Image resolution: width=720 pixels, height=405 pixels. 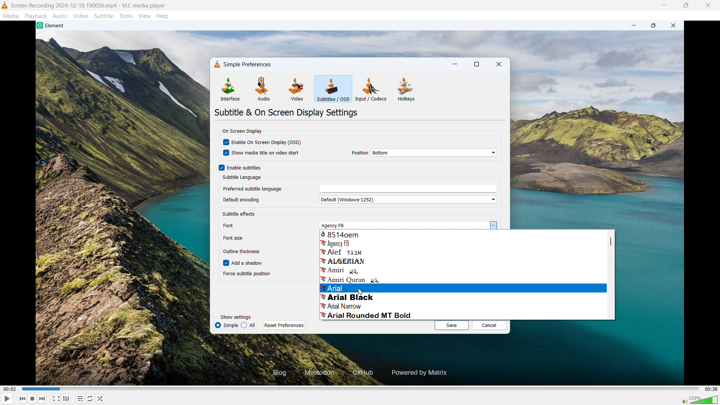 What do you see at coordinates (364, 39) in the screenshot?
I see `video playback` at bounding box center [364, 39].